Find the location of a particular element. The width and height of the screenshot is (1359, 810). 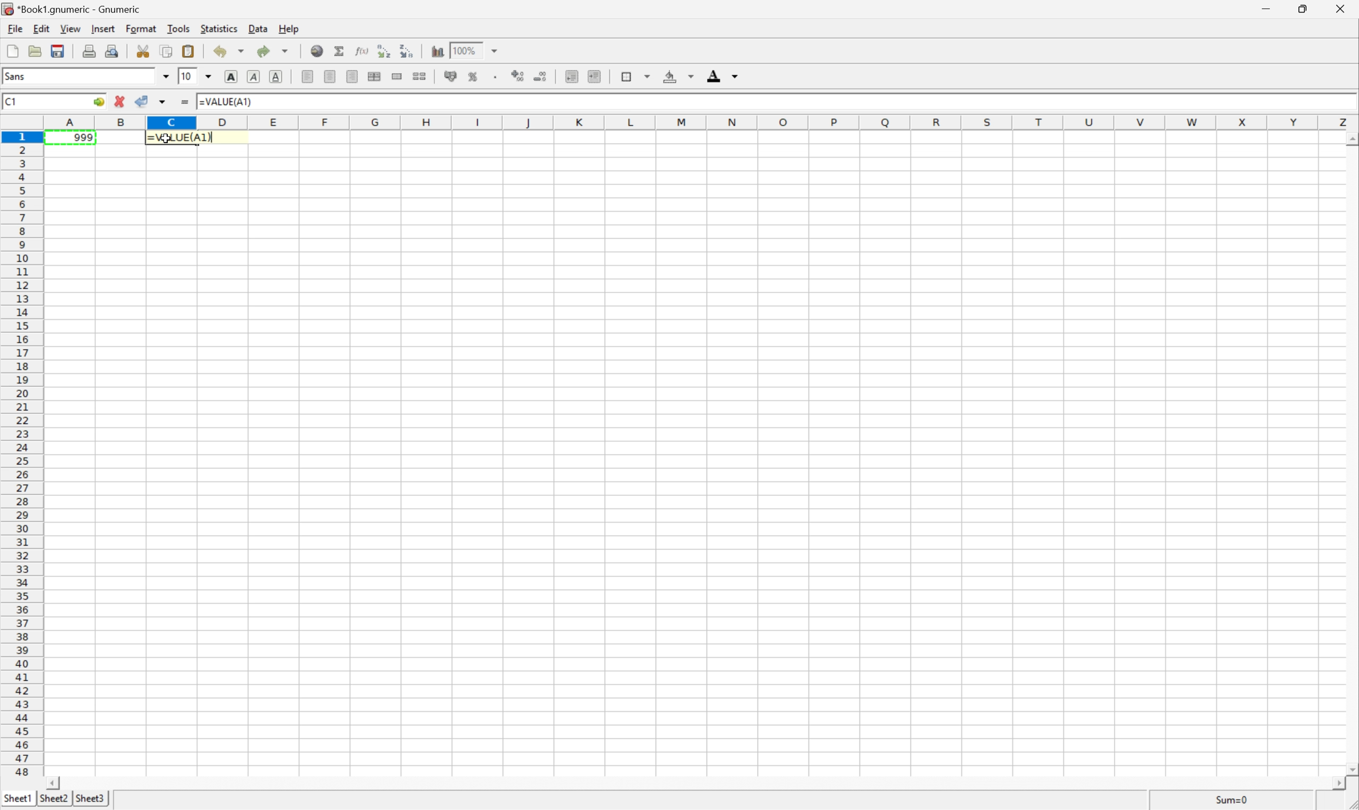

format selection as percentage is located at coordinates (474, 78).